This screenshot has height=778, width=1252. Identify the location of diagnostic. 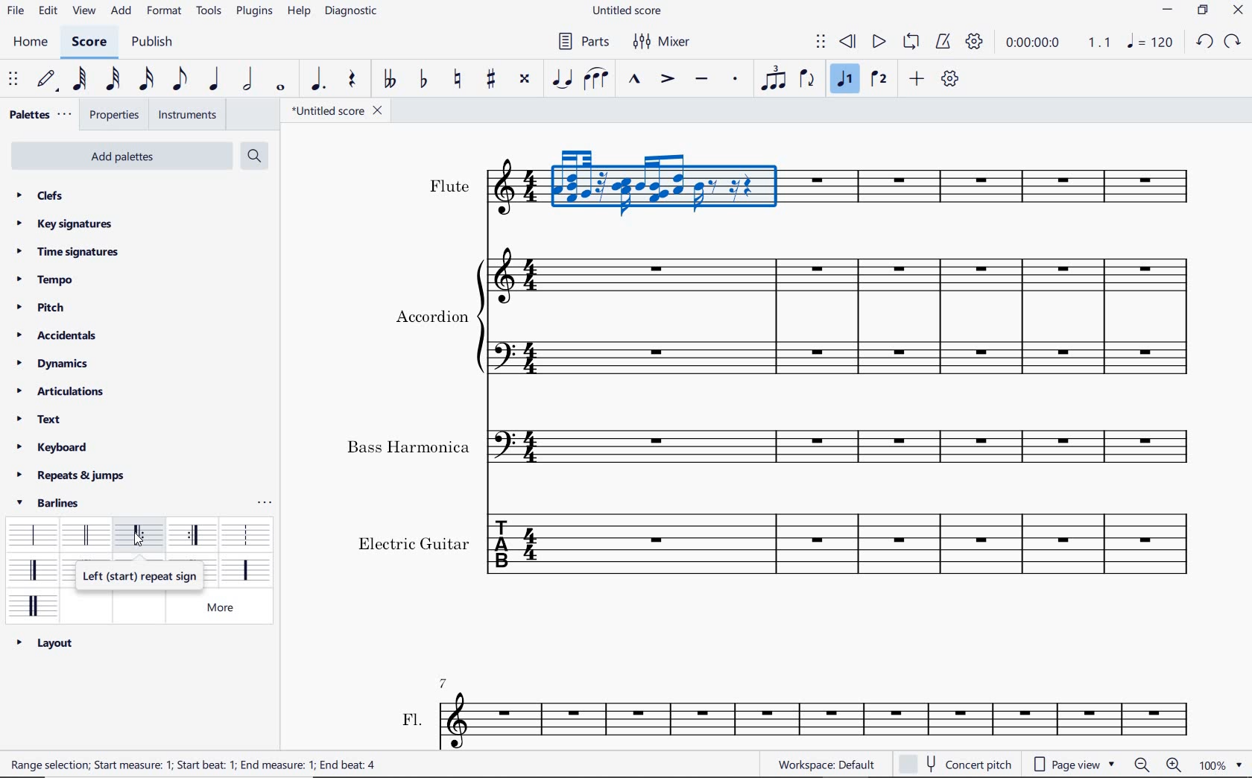
(352, 13).